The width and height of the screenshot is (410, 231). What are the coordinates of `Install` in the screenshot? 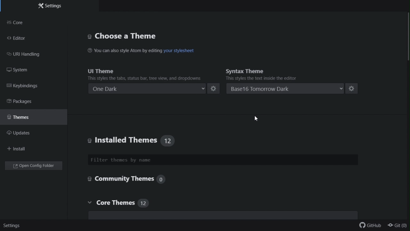 It's located at (21, 148).